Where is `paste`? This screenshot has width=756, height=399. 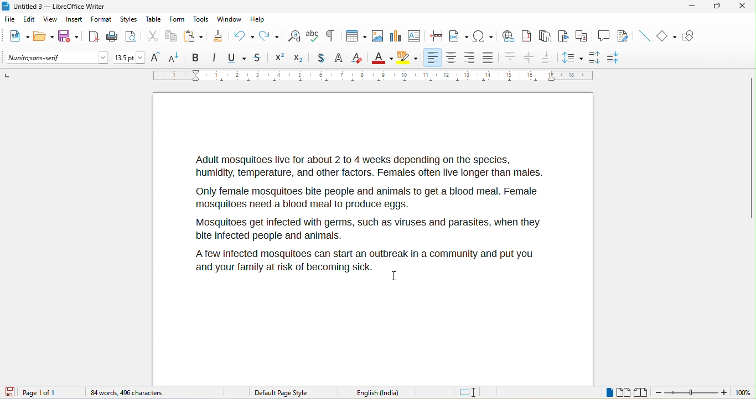
paste is located at coordinates (193, 36).